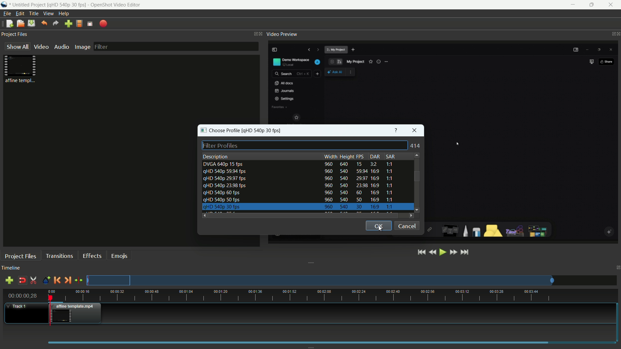  Describe the element at coordinates (92, 256) in the screenshot. I see `effects` at that location.